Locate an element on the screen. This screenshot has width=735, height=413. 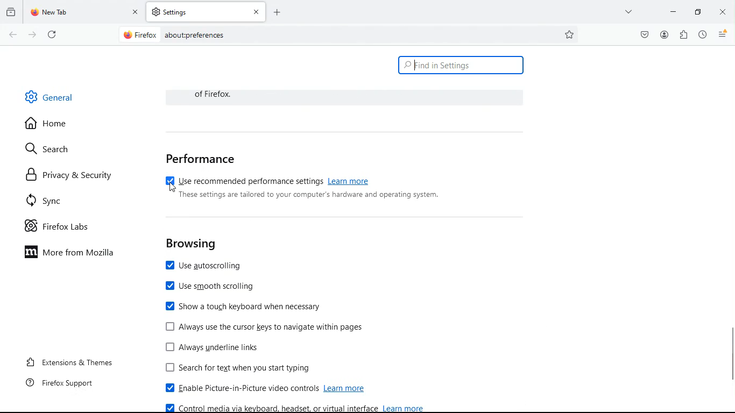
minimize is located at coordinates (697, 11).